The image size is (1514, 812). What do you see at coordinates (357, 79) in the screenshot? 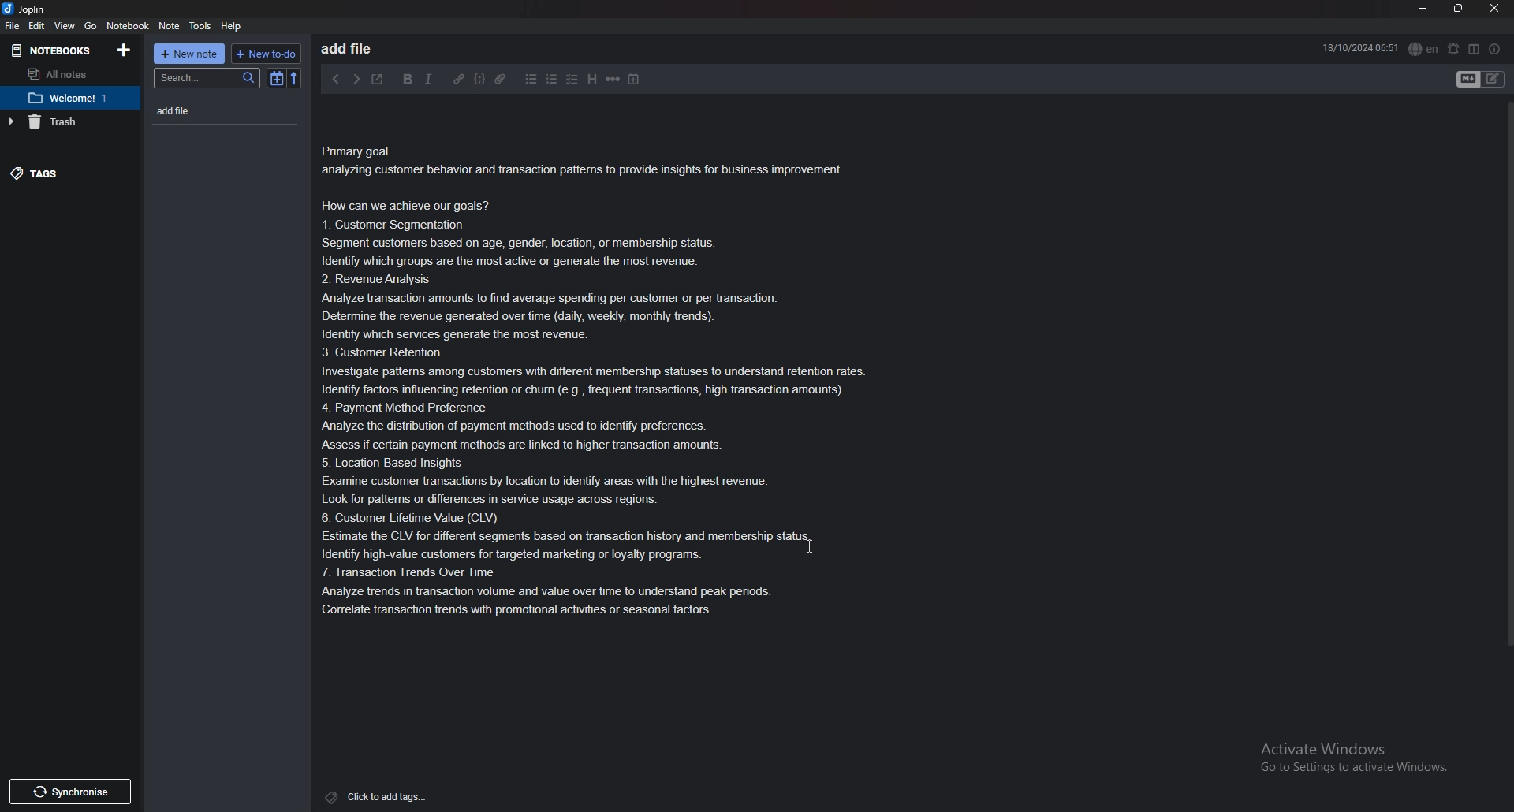
I see `next` at bounding box center [357, 79].